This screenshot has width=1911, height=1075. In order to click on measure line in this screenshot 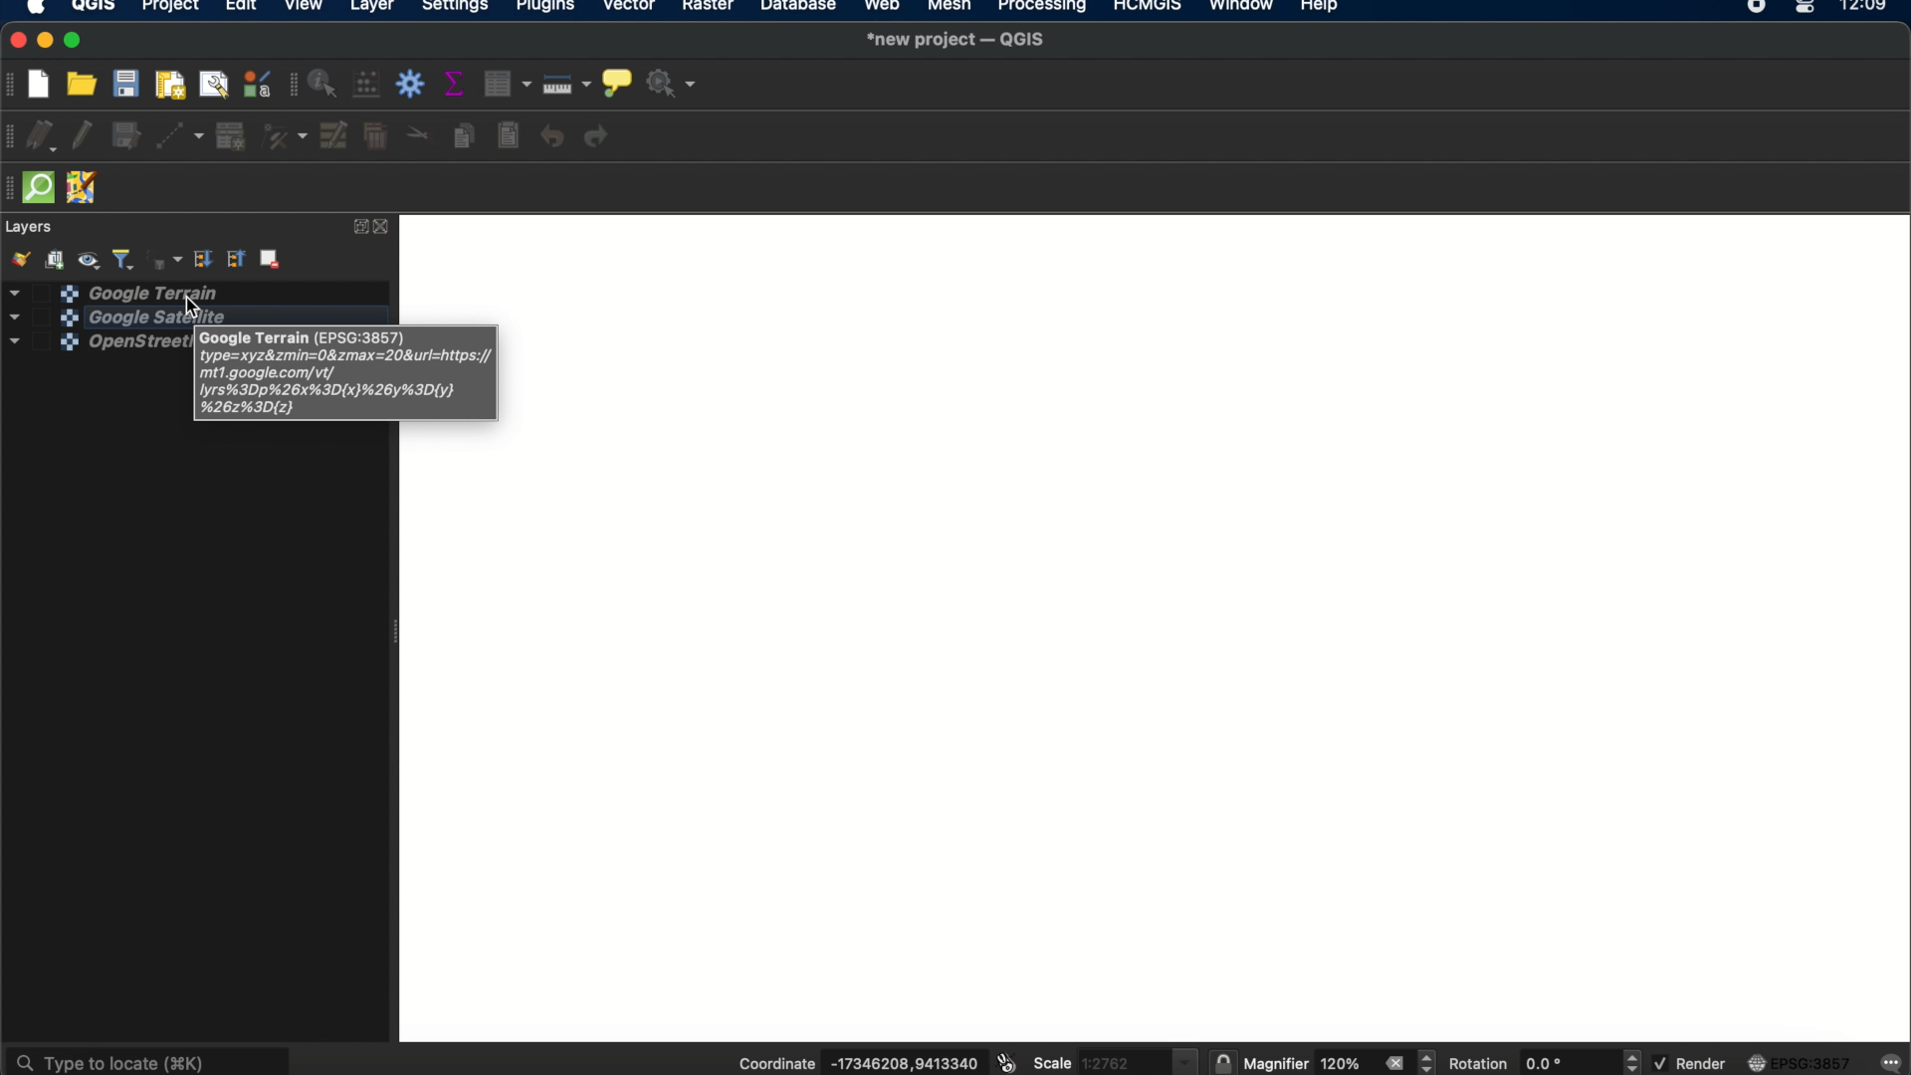, I will do `click(568, 84)`.